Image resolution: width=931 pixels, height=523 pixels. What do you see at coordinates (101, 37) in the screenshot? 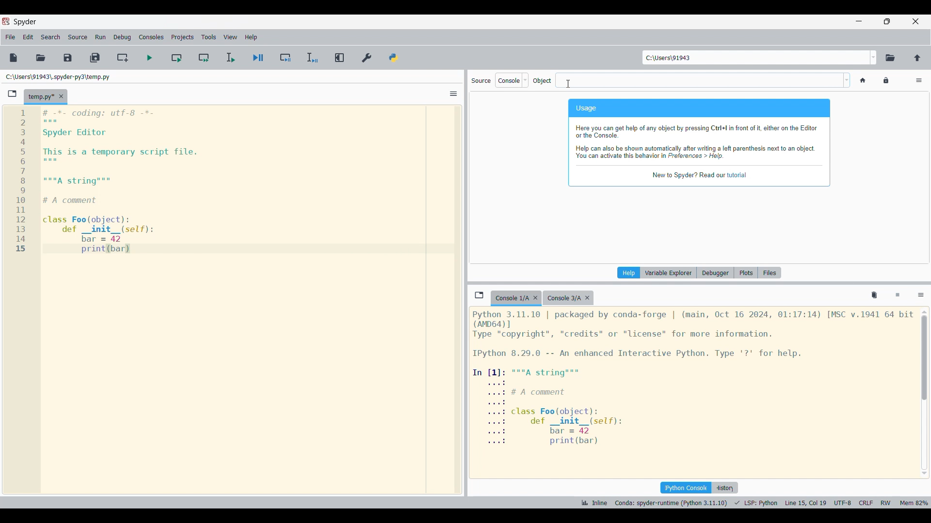
I see `Run menu` at bounding box center [101, 37].